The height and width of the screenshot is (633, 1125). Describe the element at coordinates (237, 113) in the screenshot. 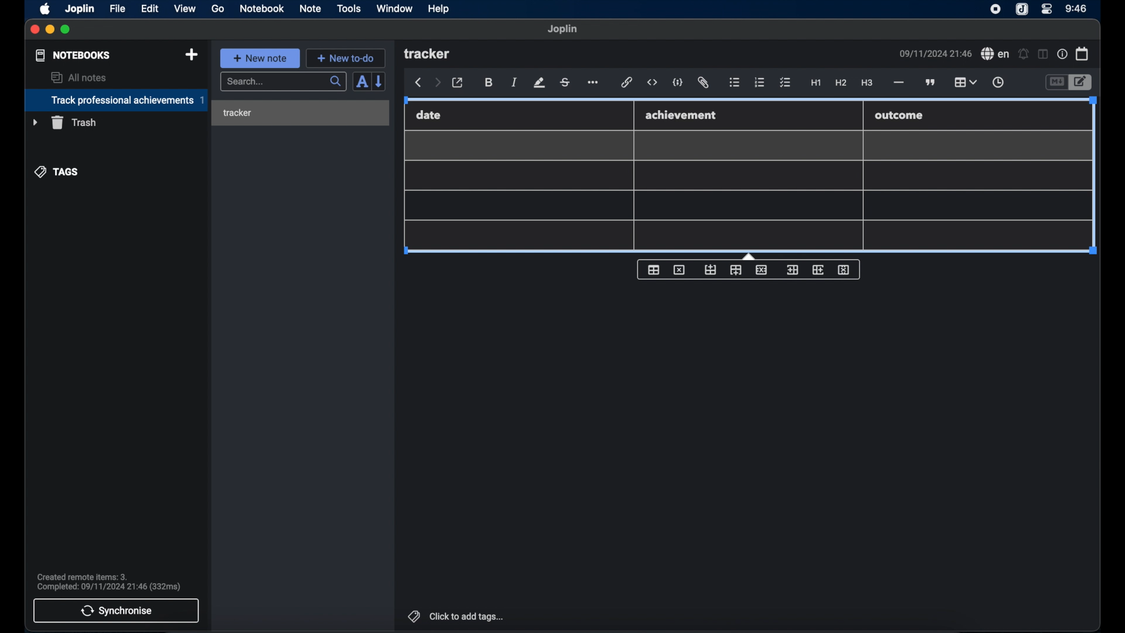

I see `tracker` at that location.